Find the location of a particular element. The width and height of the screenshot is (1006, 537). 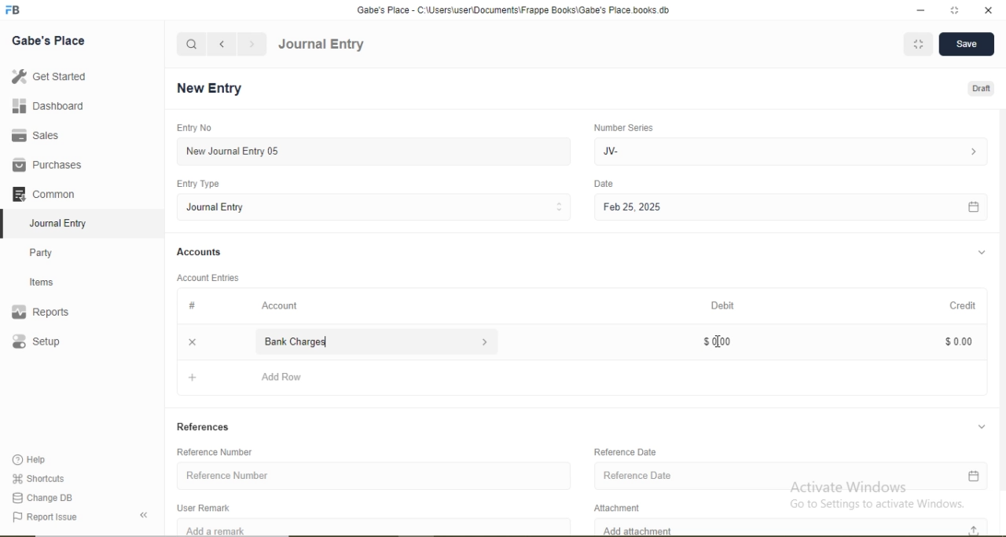

close is located at coordinates (190, 341).